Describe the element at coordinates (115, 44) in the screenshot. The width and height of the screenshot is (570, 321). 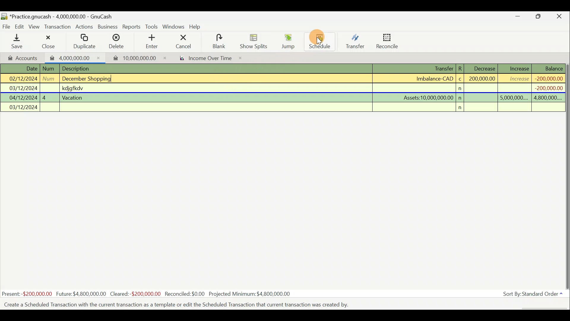
I see `Delete` at that location.